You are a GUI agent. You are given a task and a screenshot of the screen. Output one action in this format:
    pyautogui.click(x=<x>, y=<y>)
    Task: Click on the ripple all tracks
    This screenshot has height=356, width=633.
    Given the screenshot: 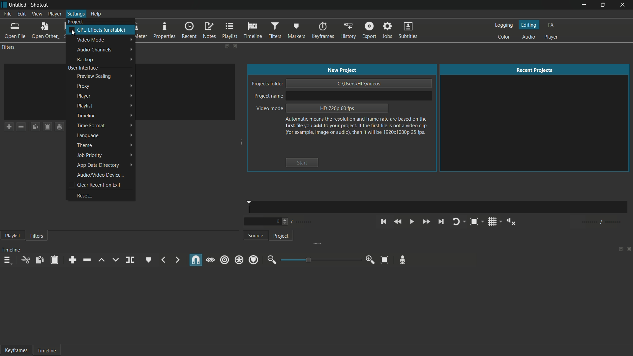 What is the action you would take?
    pyautogui.click(x=238, y=260)
    